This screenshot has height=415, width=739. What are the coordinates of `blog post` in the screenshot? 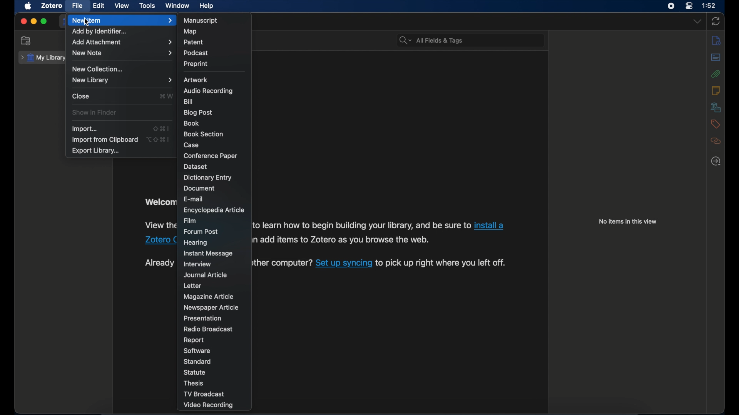 It's located at (198, 113).